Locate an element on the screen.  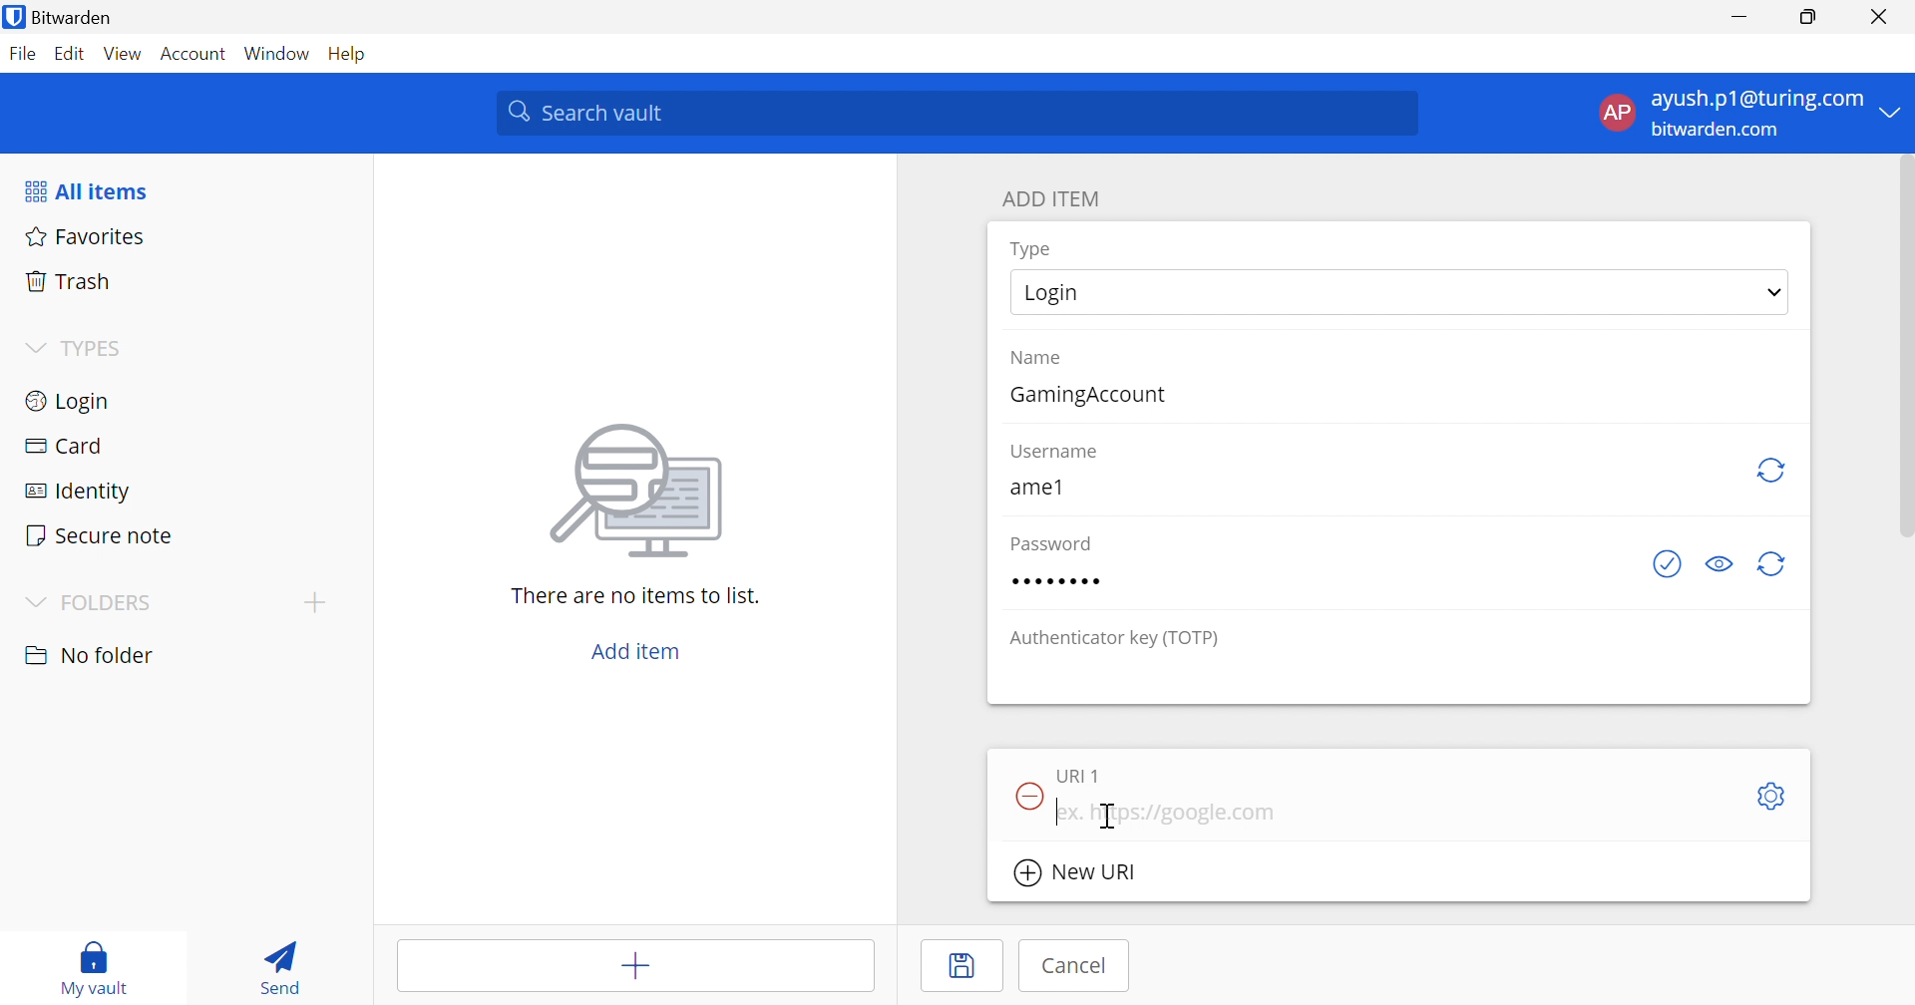
Type is located at coordinates (1037, 248).